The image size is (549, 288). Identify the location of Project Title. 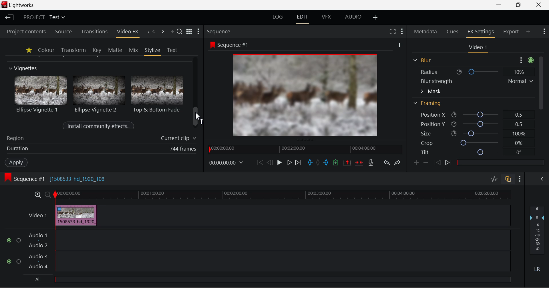
(43, 18).